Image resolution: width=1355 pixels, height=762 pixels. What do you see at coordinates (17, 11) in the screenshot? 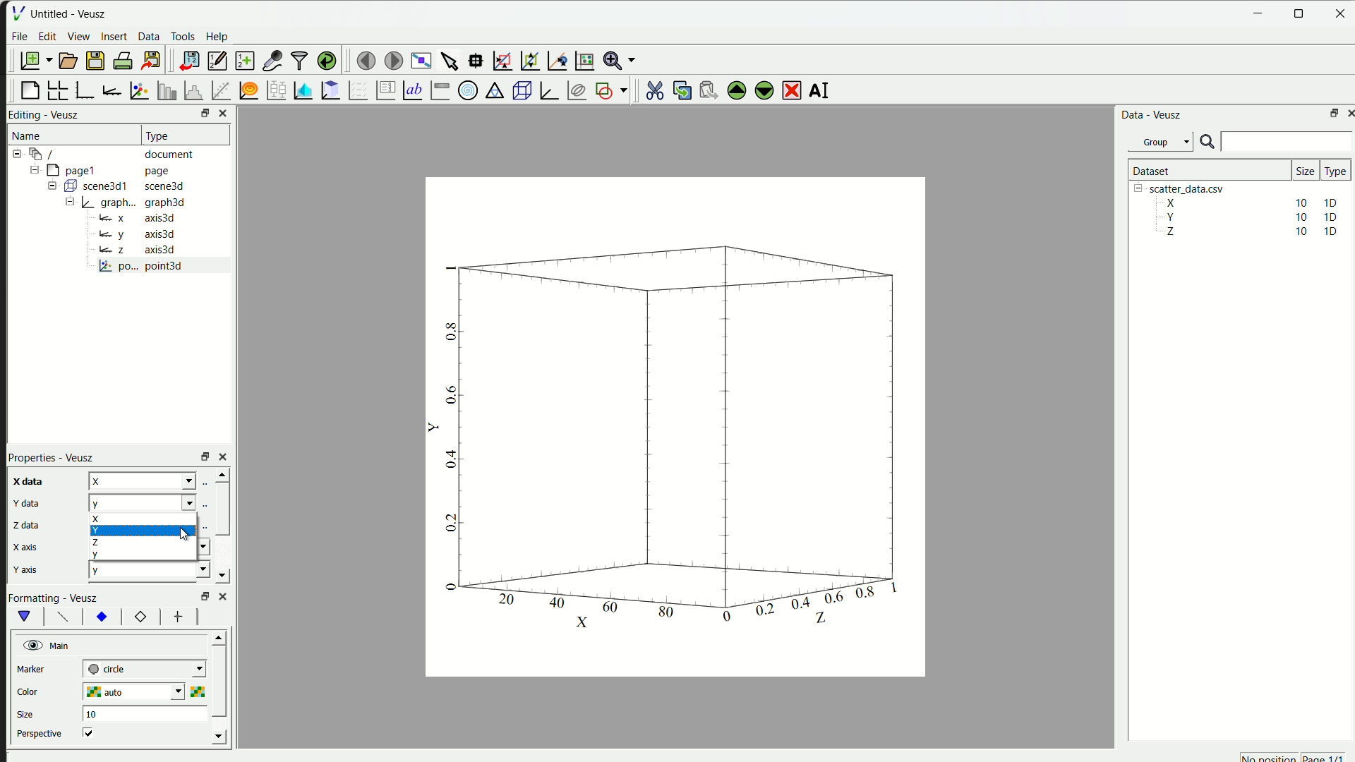
I see `| File` at bounding box center [17, 11].